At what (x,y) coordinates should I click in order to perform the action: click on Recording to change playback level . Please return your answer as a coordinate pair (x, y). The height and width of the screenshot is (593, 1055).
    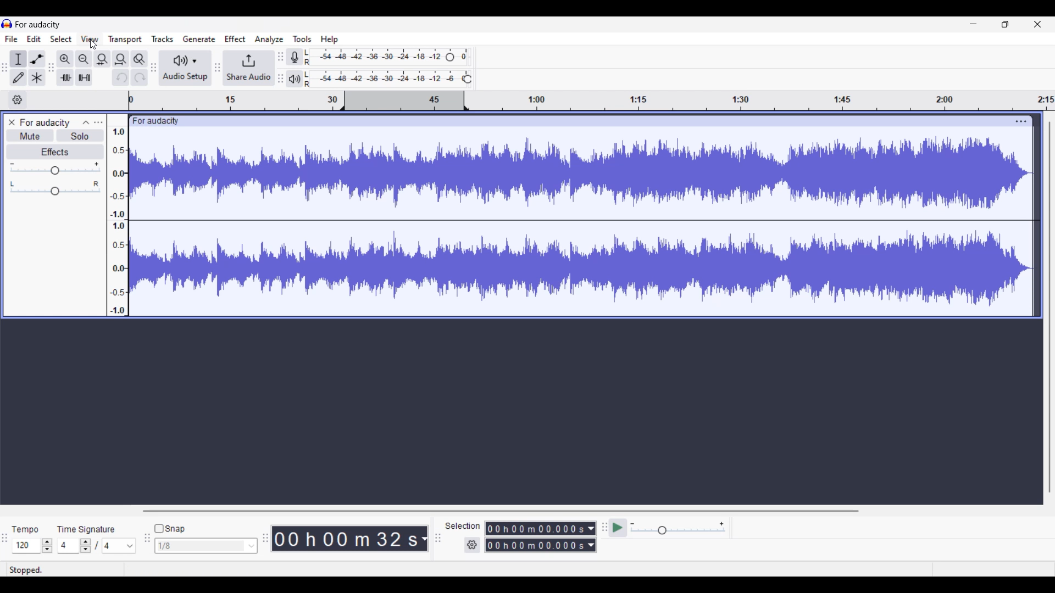
    Looking at the image, I should click on (468, 79).